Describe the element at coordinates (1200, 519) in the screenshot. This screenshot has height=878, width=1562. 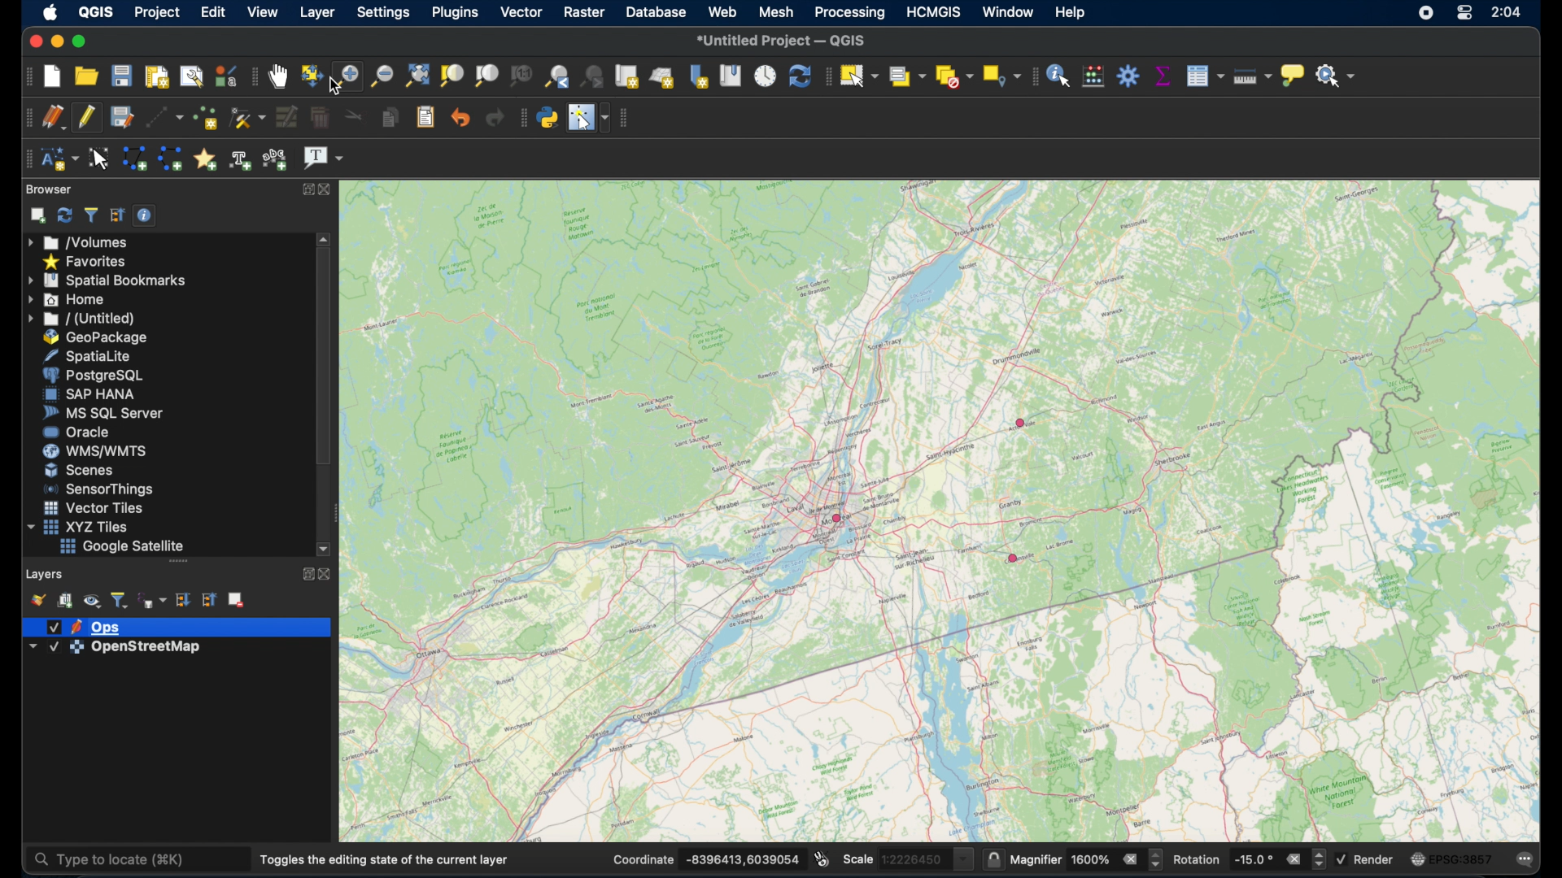
I see `open street map` at that location.